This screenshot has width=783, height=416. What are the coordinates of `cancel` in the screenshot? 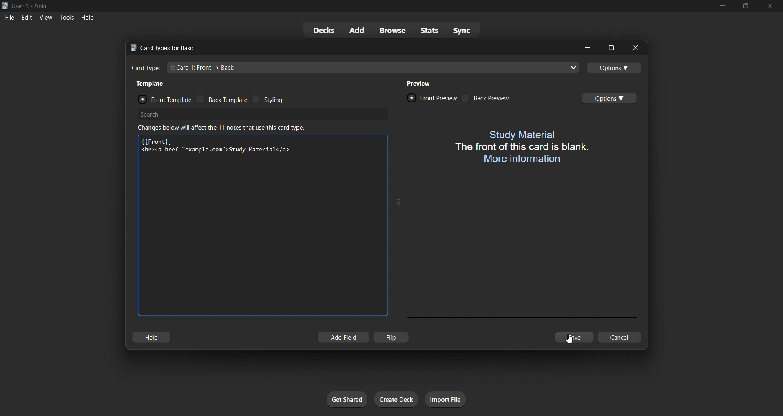 It's located at (620, 337).